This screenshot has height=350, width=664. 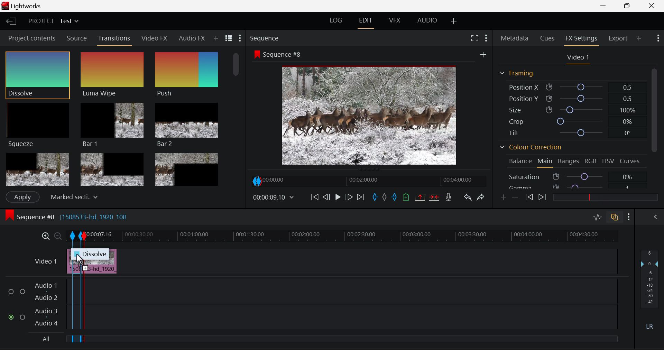 What do you see at coordinates (628, 6) in the screenshot?
I see `Minimize` at bounding box center [628, 6].